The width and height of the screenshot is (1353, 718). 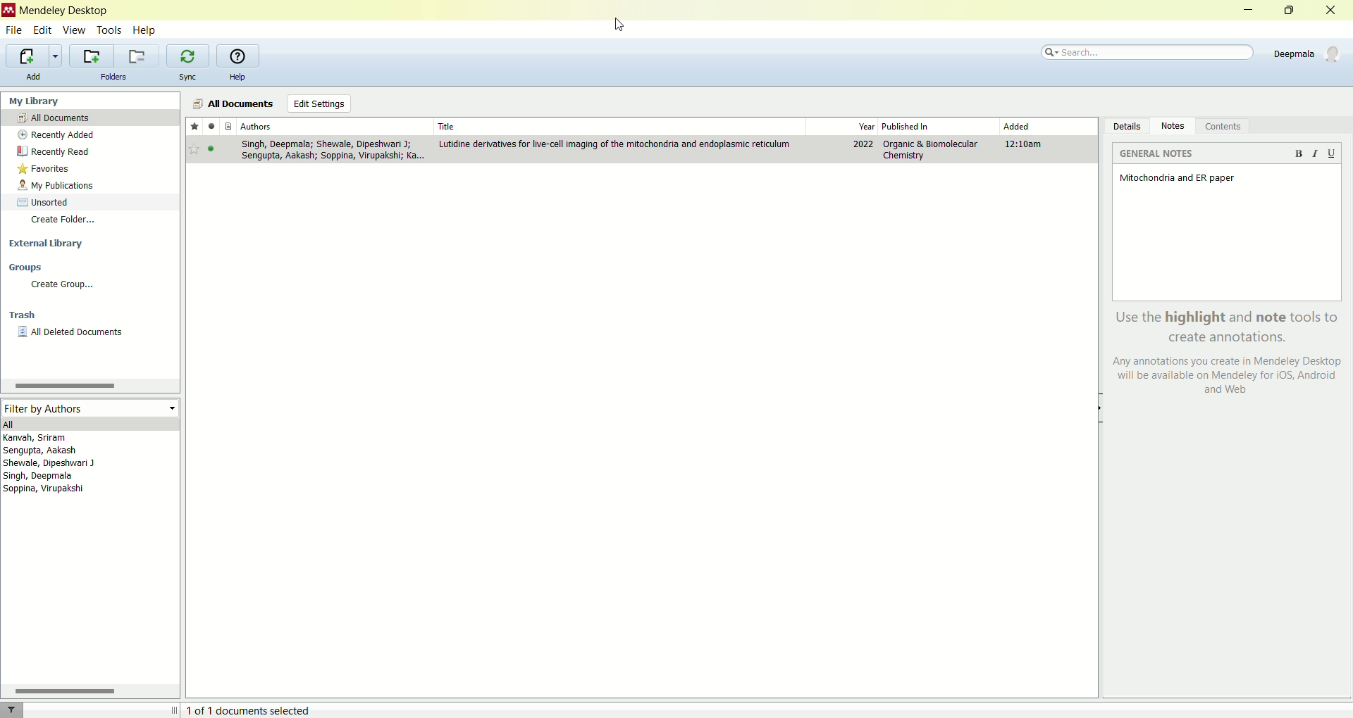 I want to click on folders, so click(x=113, y=77).